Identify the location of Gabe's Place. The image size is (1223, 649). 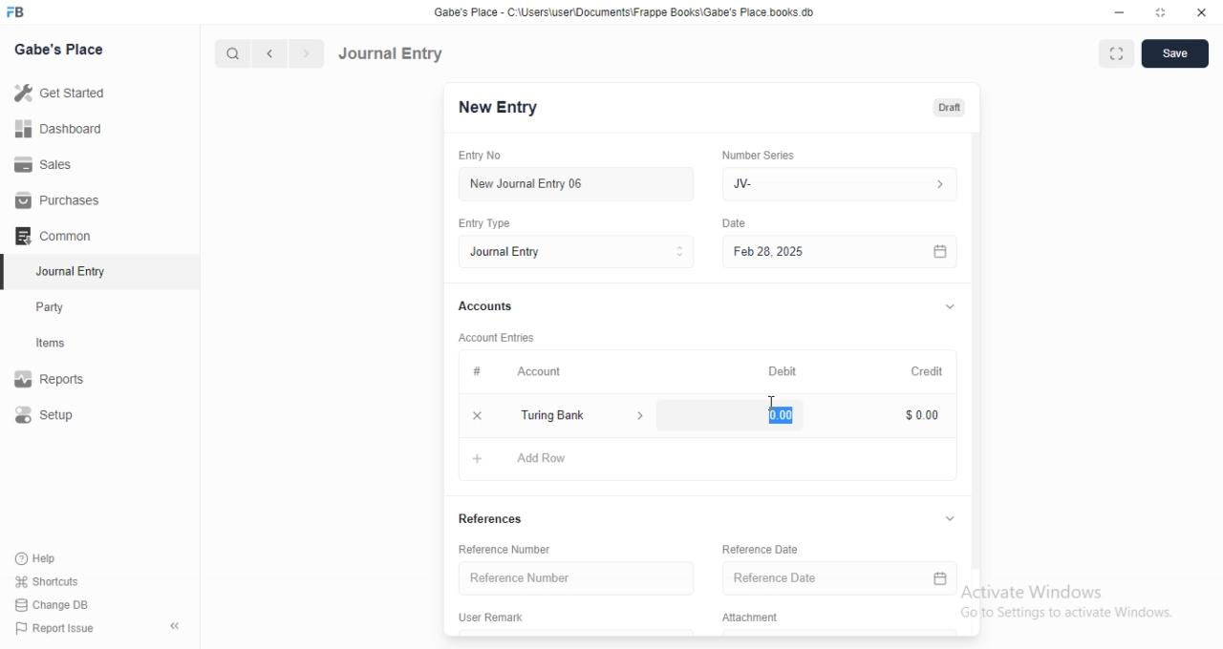
(59, 49).